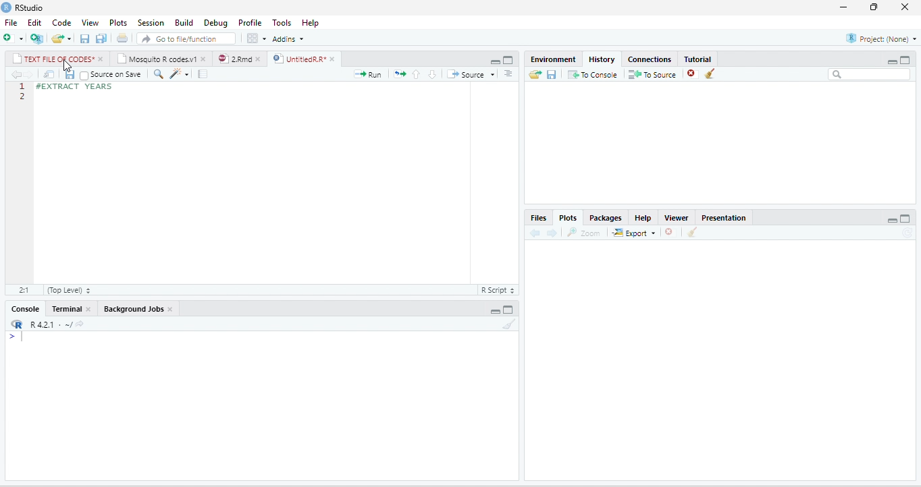  Describe the element at coordinates (260, 59) in the screenshot. I see `close` at that location.